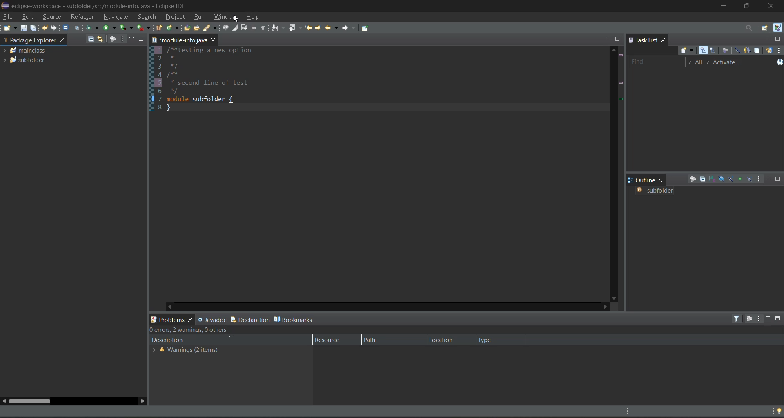 The image size is (784, 418). Describe the element at coordinates (33, 27) in the screenshot. I see `save all` at that location.